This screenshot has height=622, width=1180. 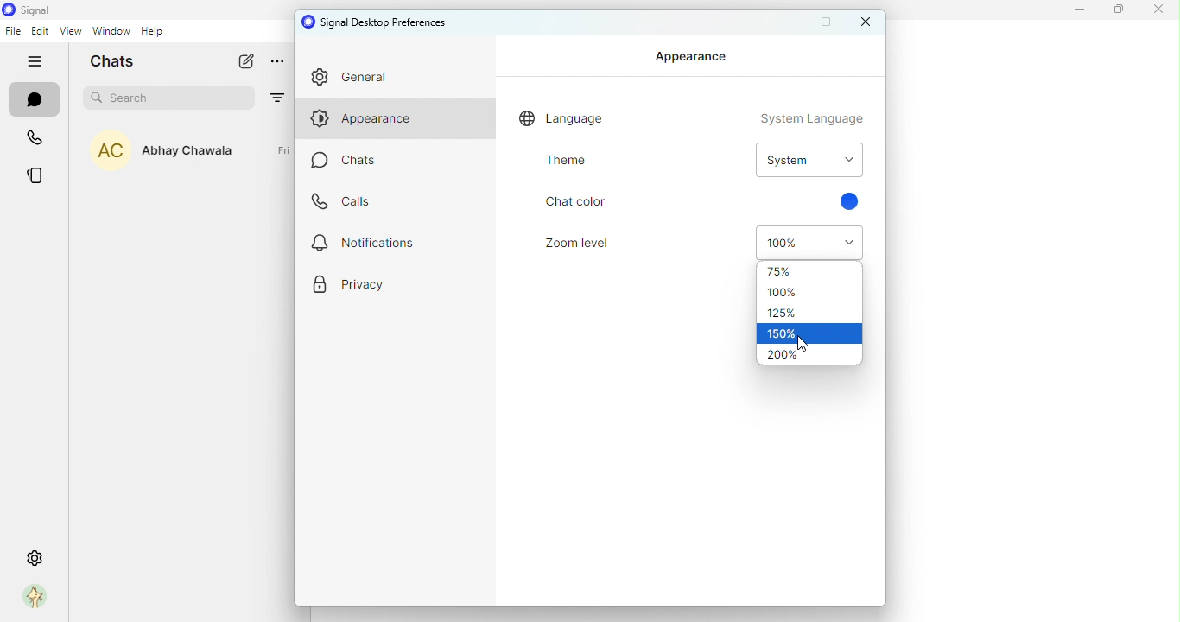 What do you see at coordinates (810, 356) in the screenshot?
I see `200%` at bounding box center [810, 356].